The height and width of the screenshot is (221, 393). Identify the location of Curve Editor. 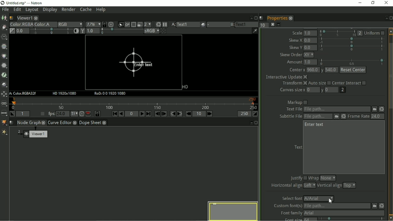
(59, 123).